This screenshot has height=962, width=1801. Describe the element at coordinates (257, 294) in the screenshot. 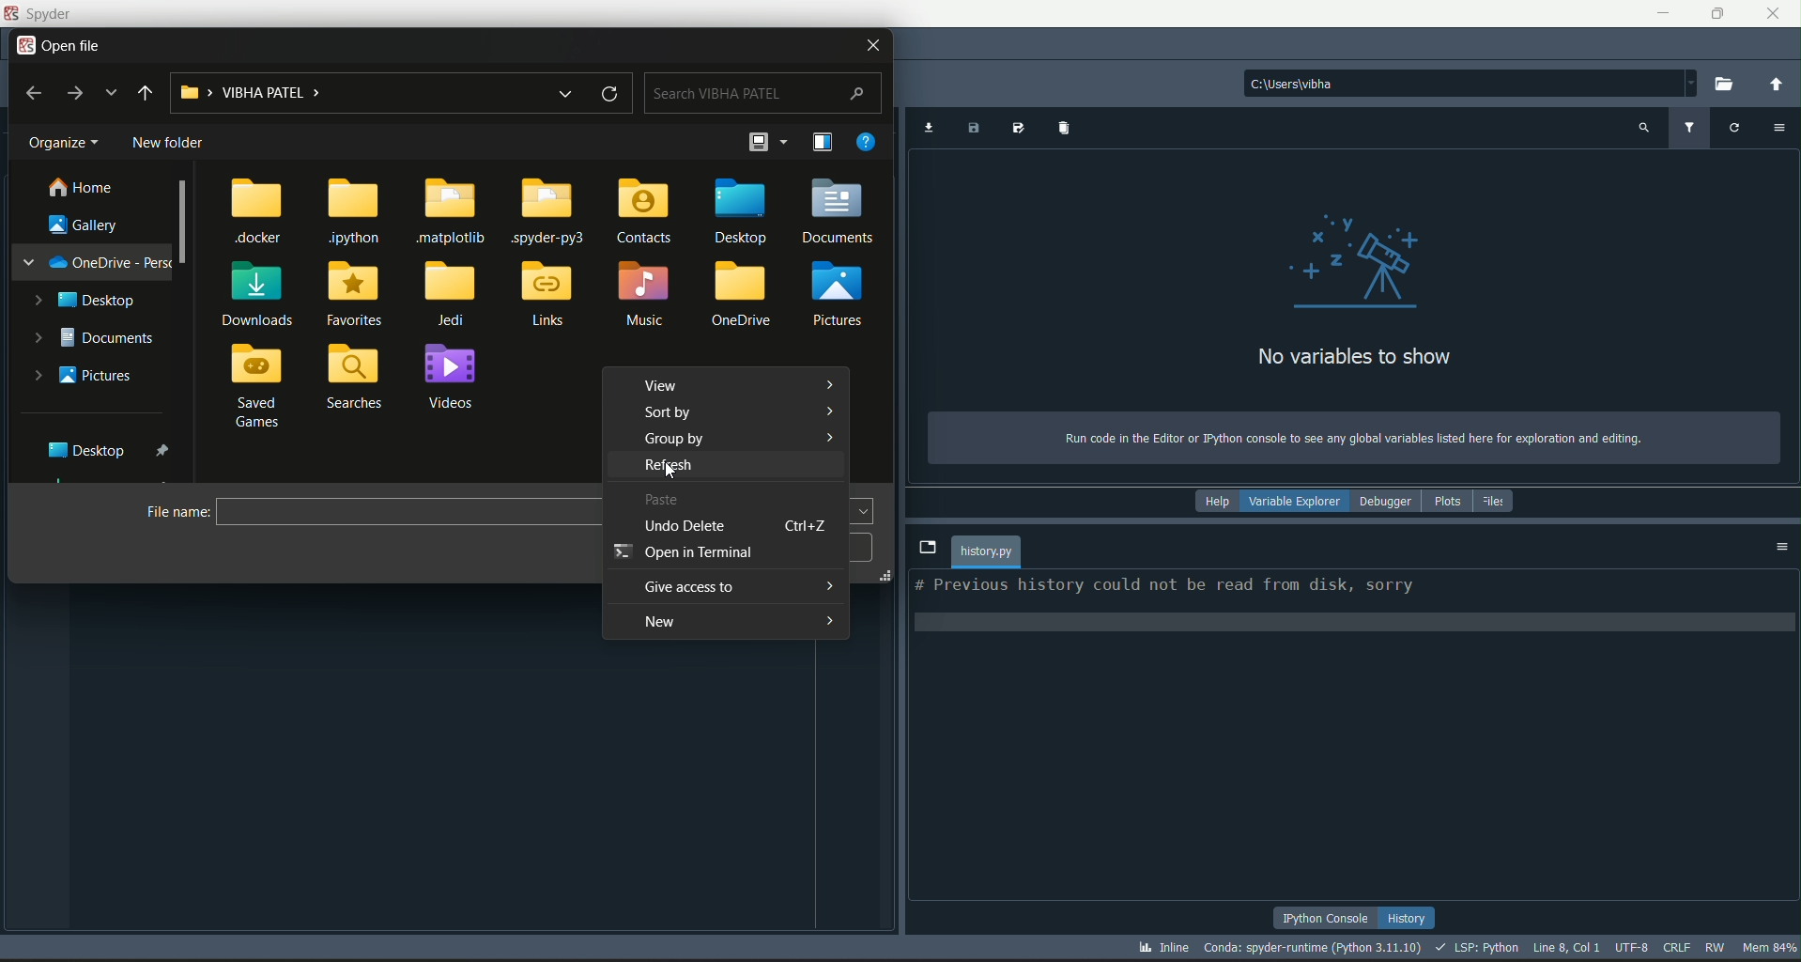

I see `downloads` at that location.